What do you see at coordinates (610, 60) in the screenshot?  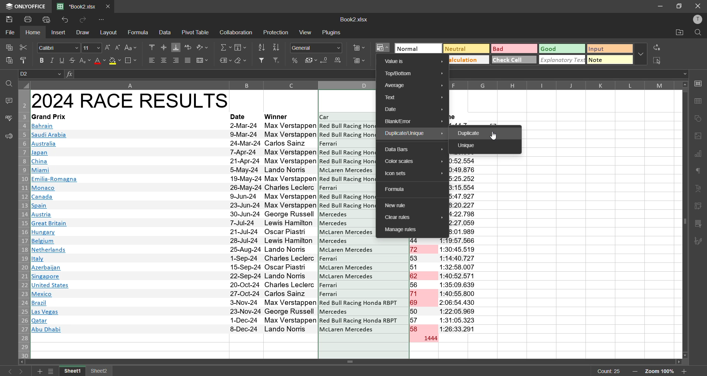 I see `note` at bounding box center [610, 60].